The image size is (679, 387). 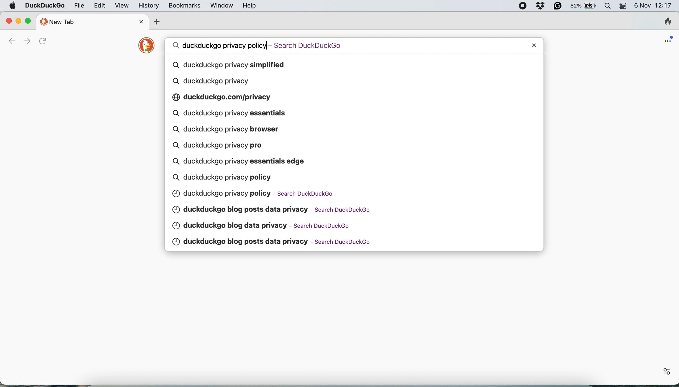 I want to click on go back, so click(x=11, y=40).